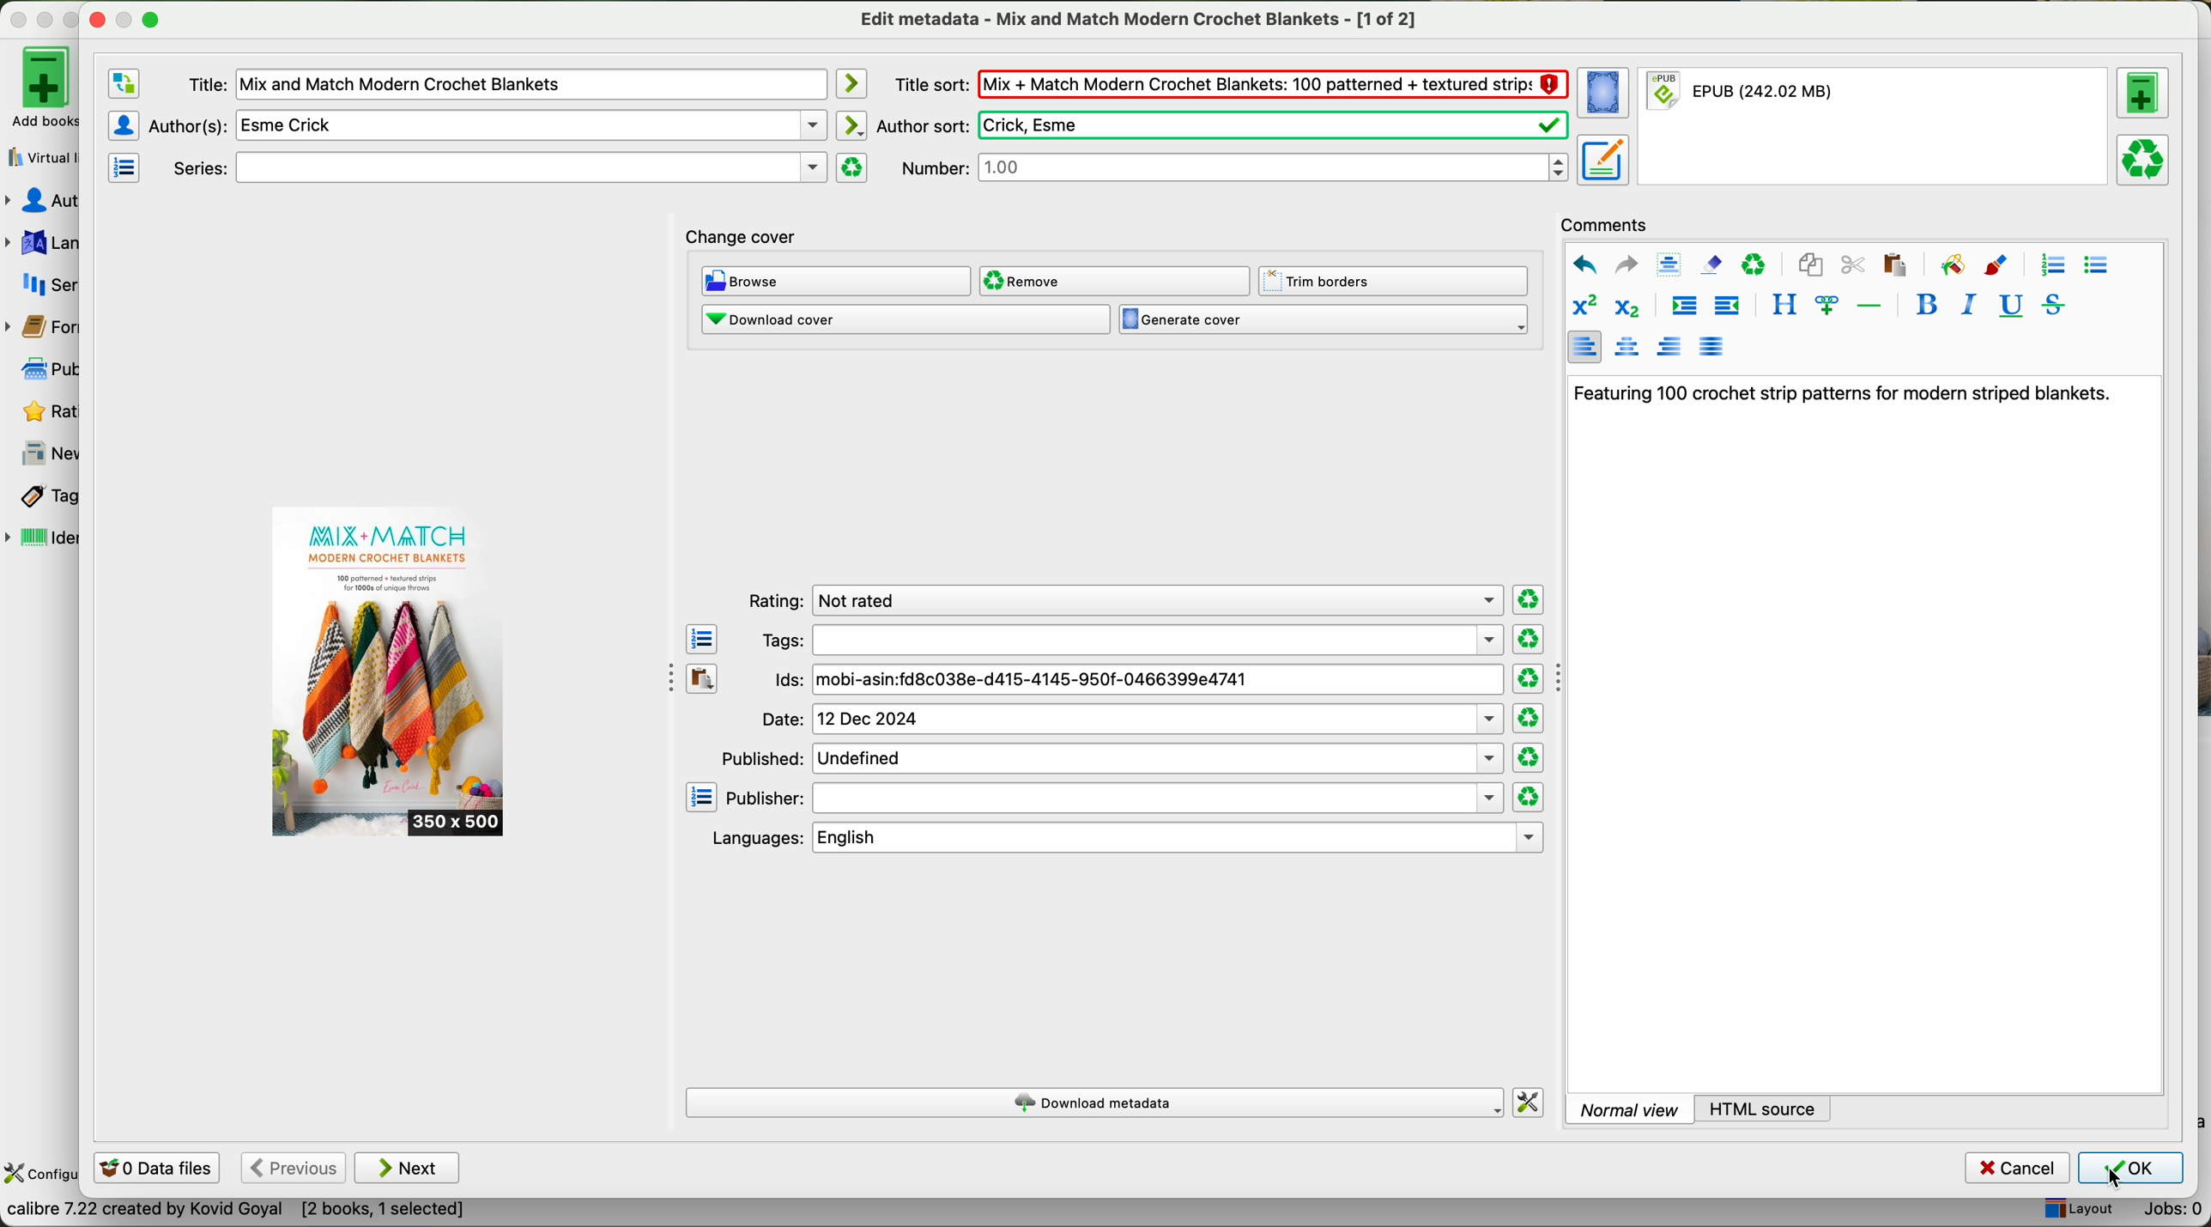  Describe the element at coordinates (663, 675) in the screenshot. I see `three dots` at that location.